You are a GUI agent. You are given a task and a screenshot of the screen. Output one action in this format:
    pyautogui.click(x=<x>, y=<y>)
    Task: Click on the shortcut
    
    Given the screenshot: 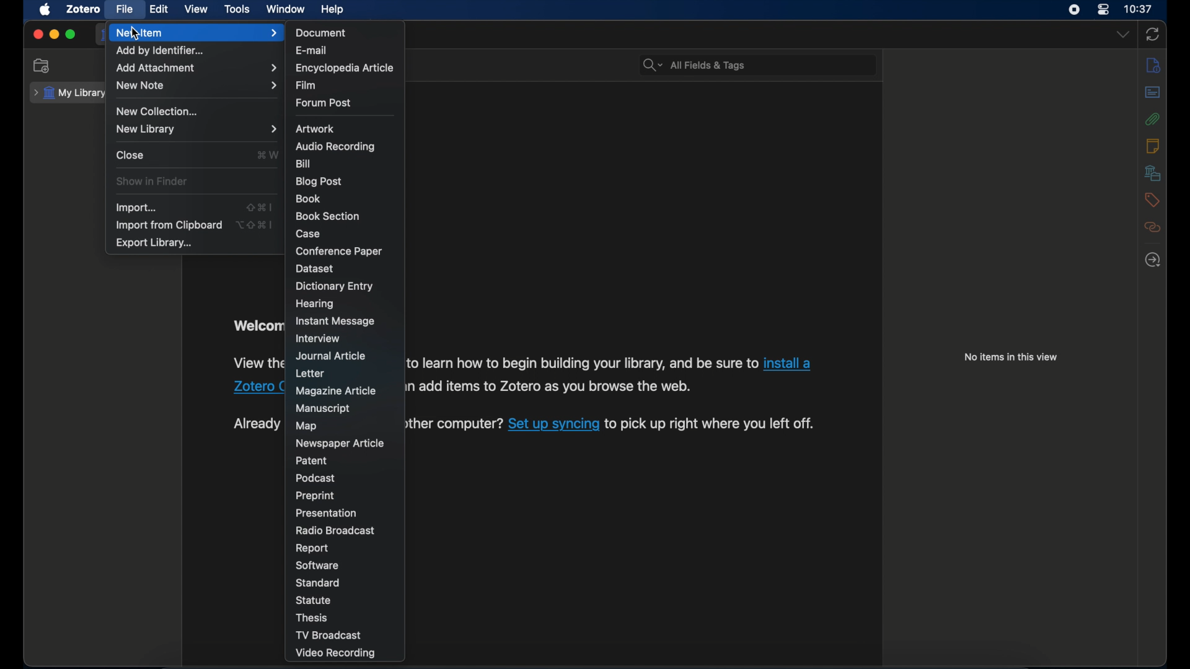 What is the action you would take?
    pyautogui.click(x=260, y=207)
    